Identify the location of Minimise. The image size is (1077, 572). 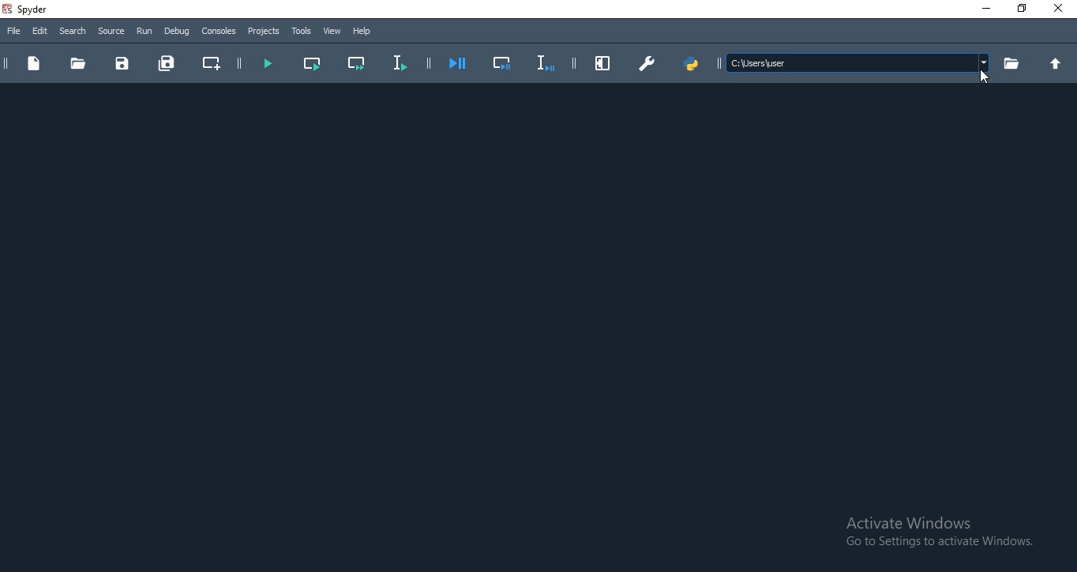
(984, 9).